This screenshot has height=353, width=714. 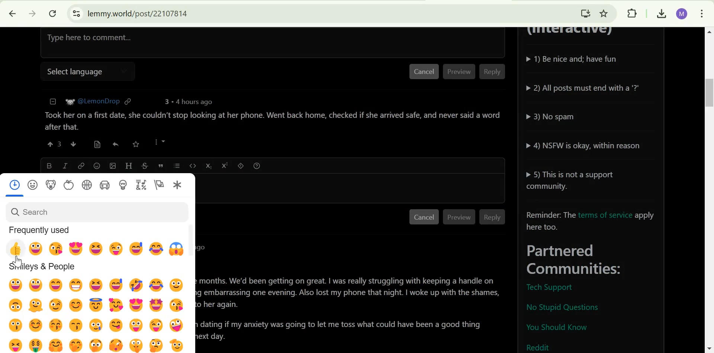 What do you see at coordinates (42, 267) in the screenshot?
I see `Smileys & People ` at bounding box center [42, 267].